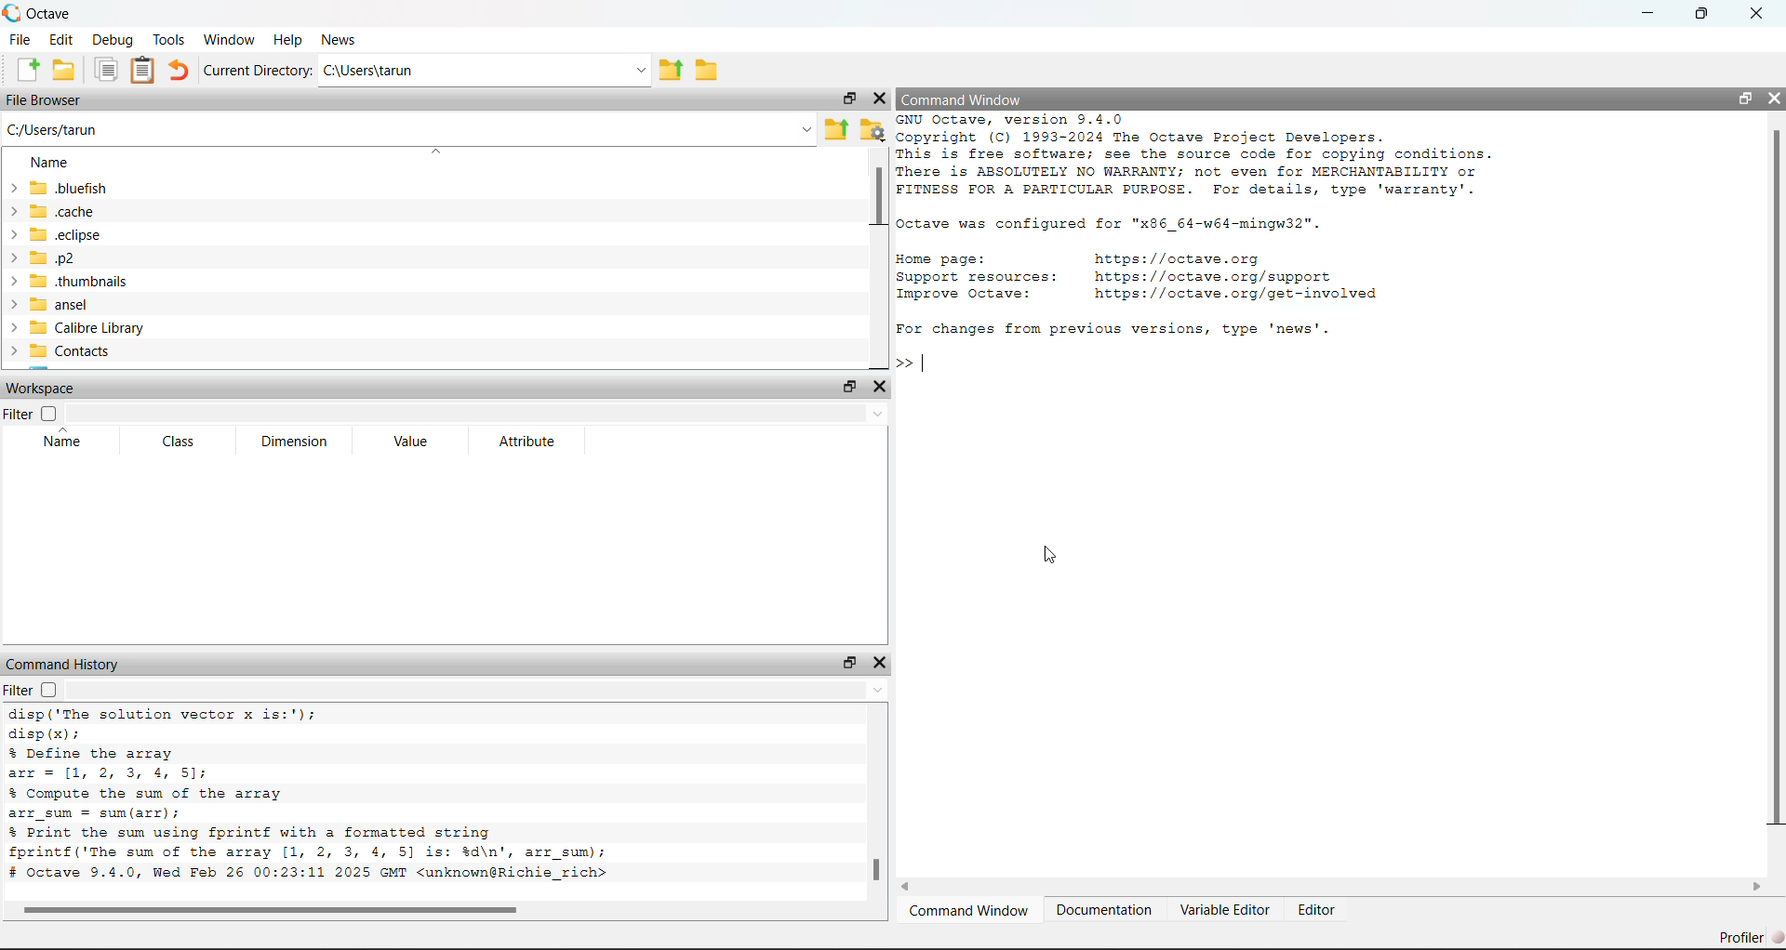  What do you see at coordinates (876, 197) in the screenshot?
I see `Scrollbar` at bounding box center [876, 197].